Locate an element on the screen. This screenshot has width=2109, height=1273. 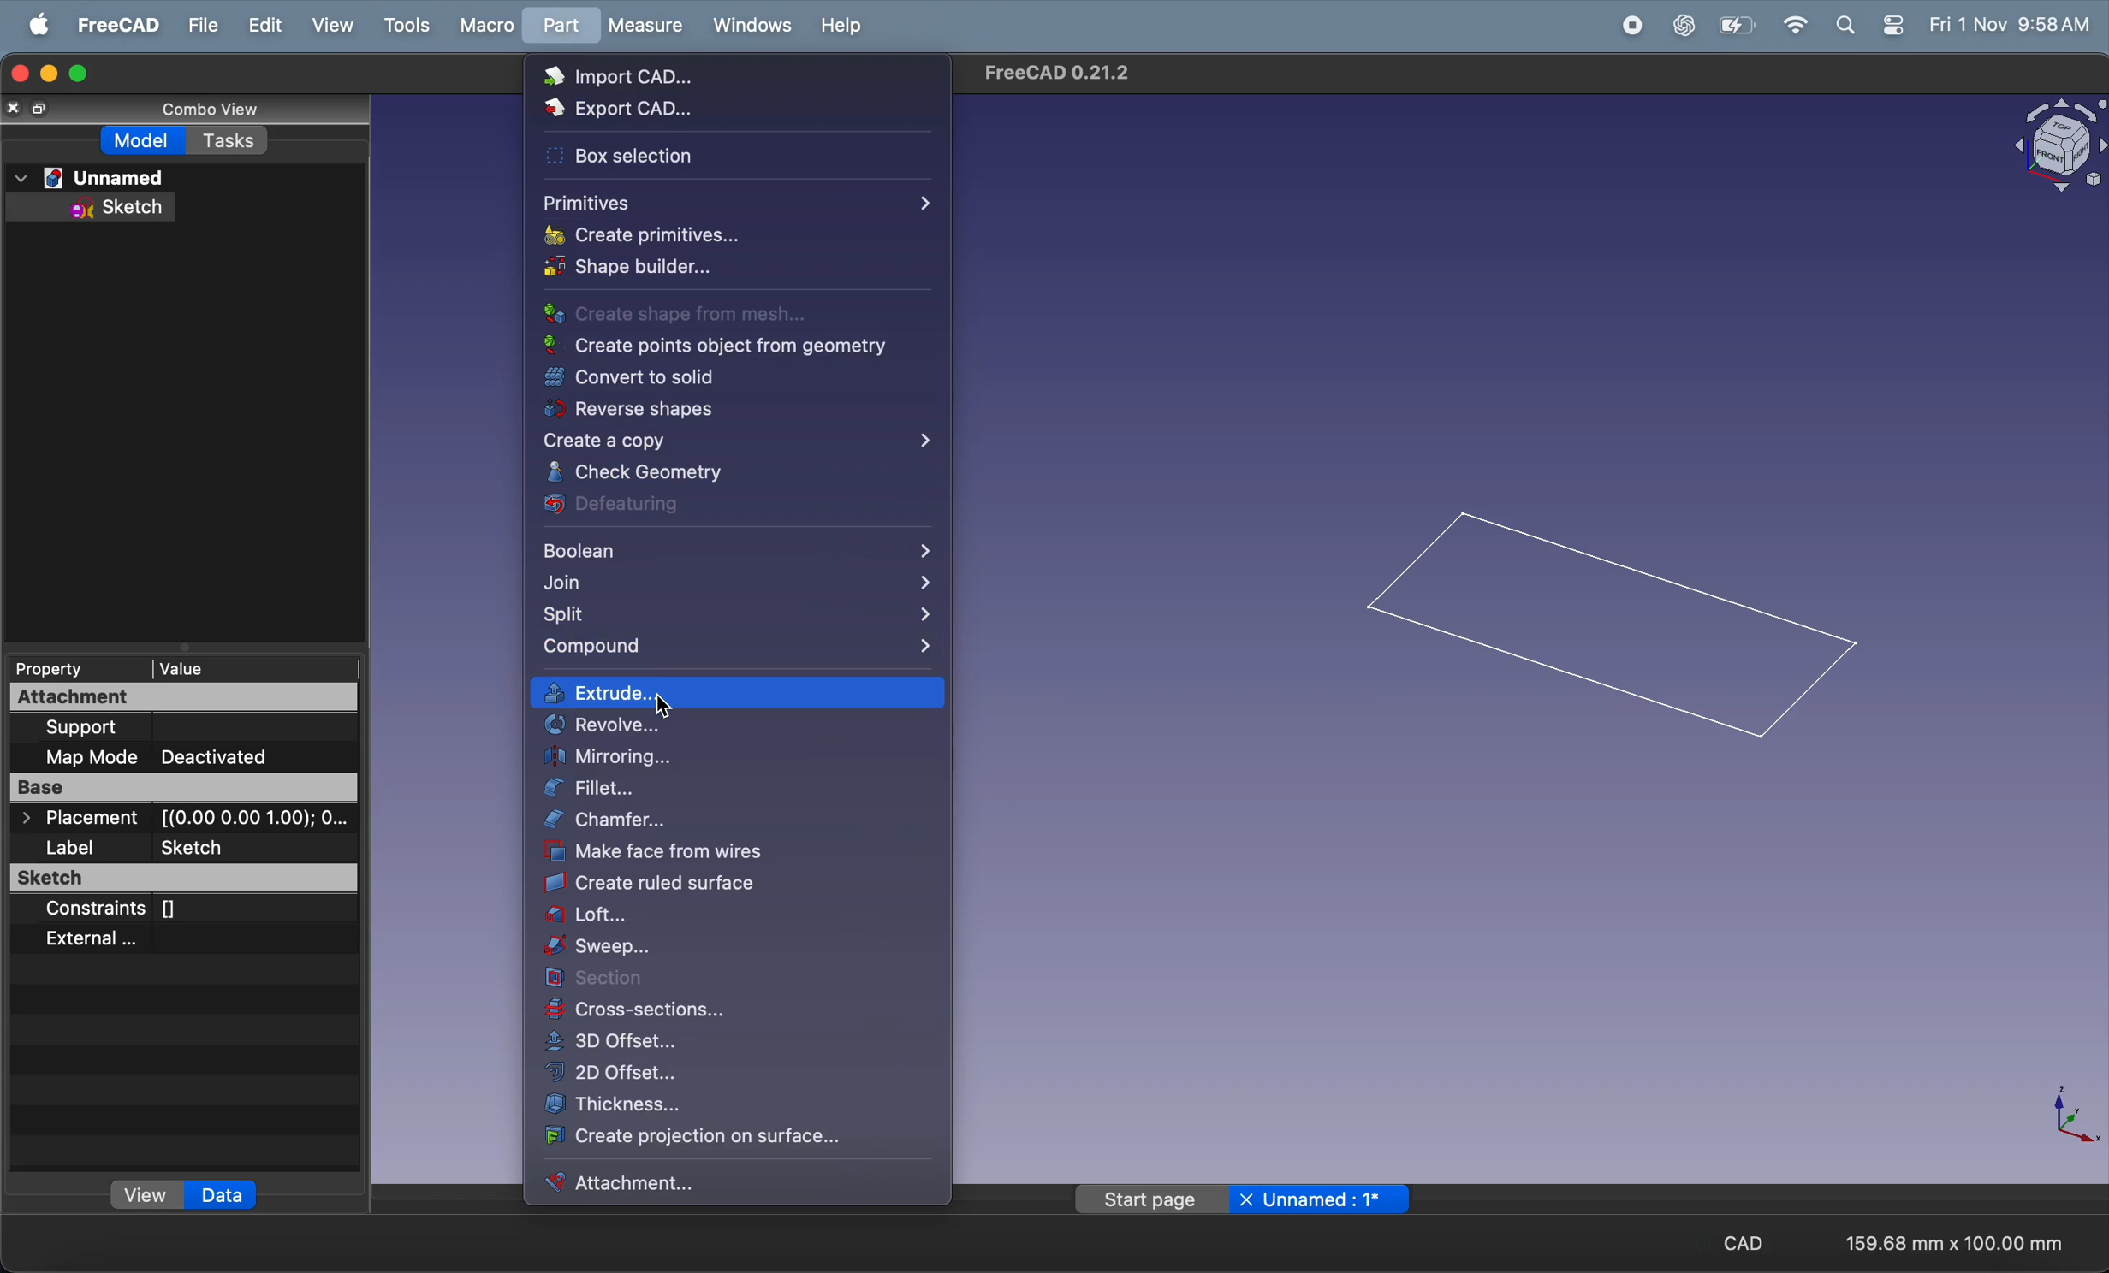
close is located at coordinates (24, 110).